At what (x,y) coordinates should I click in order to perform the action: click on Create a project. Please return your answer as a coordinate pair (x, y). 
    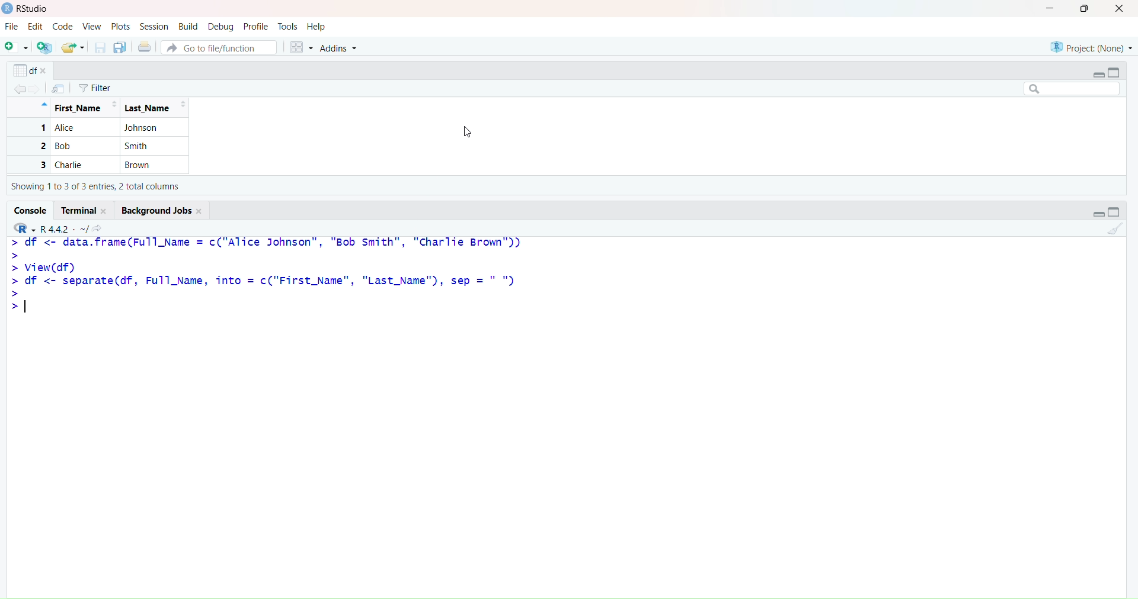
    Looking at the image, I should click on (45, 47).